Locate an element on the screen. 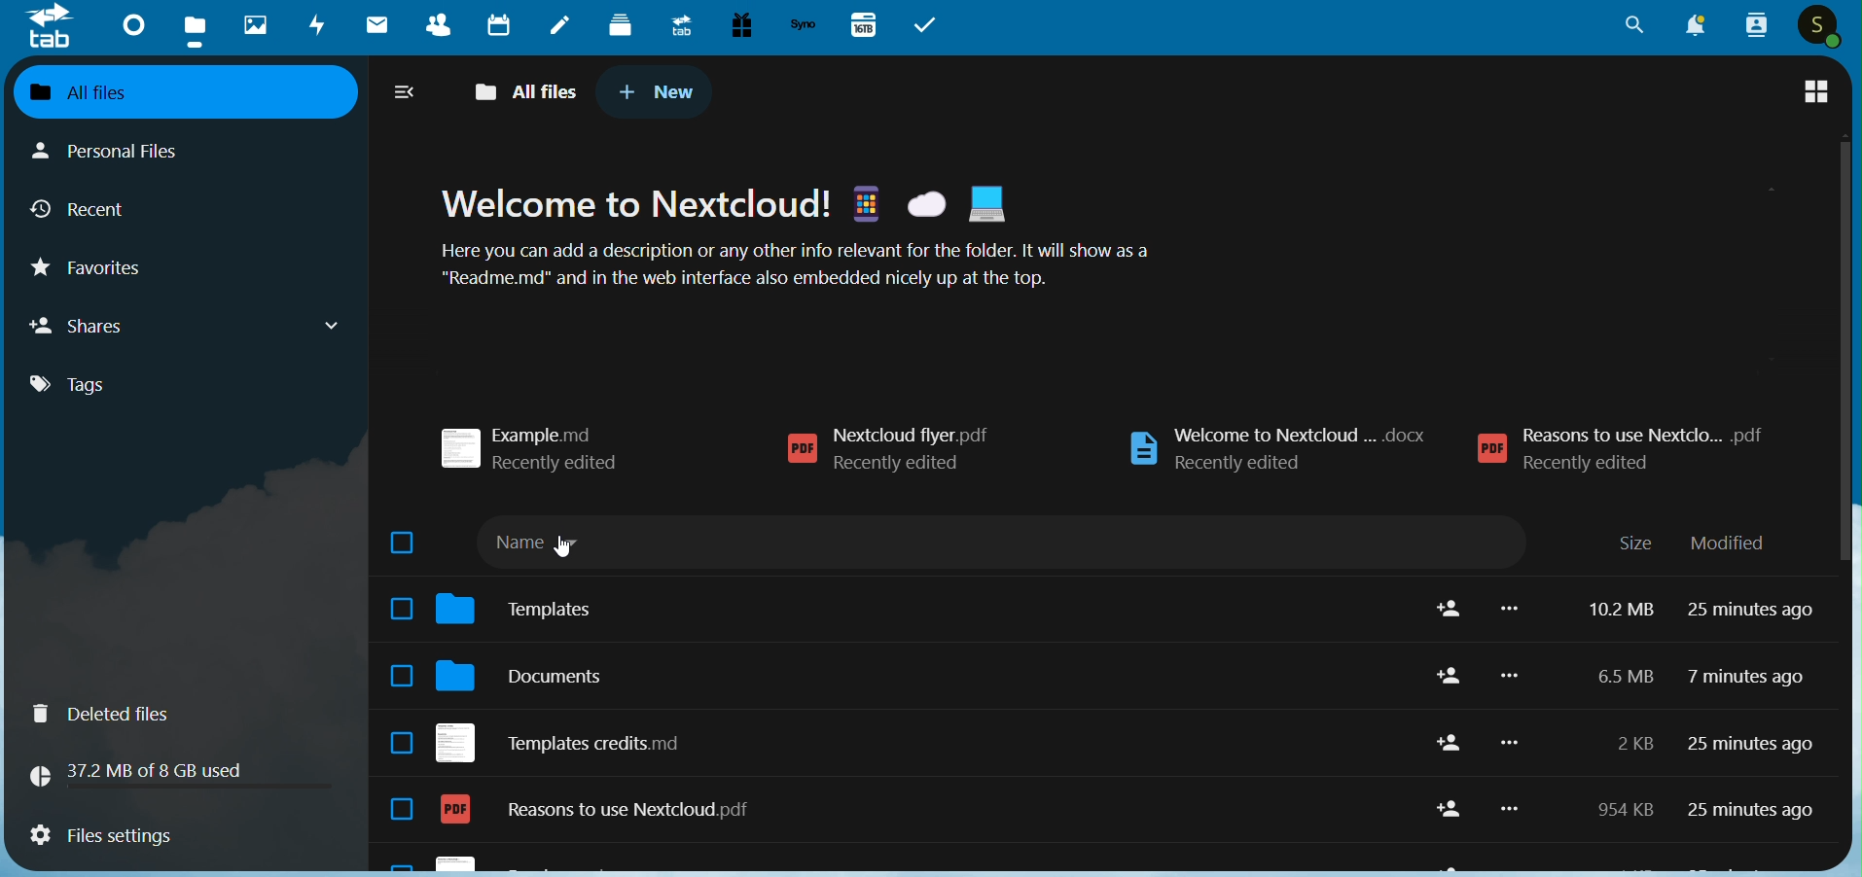 The width and height of the screenshot is (1862, 877). Upgrade is located at coordinates (681, 25).